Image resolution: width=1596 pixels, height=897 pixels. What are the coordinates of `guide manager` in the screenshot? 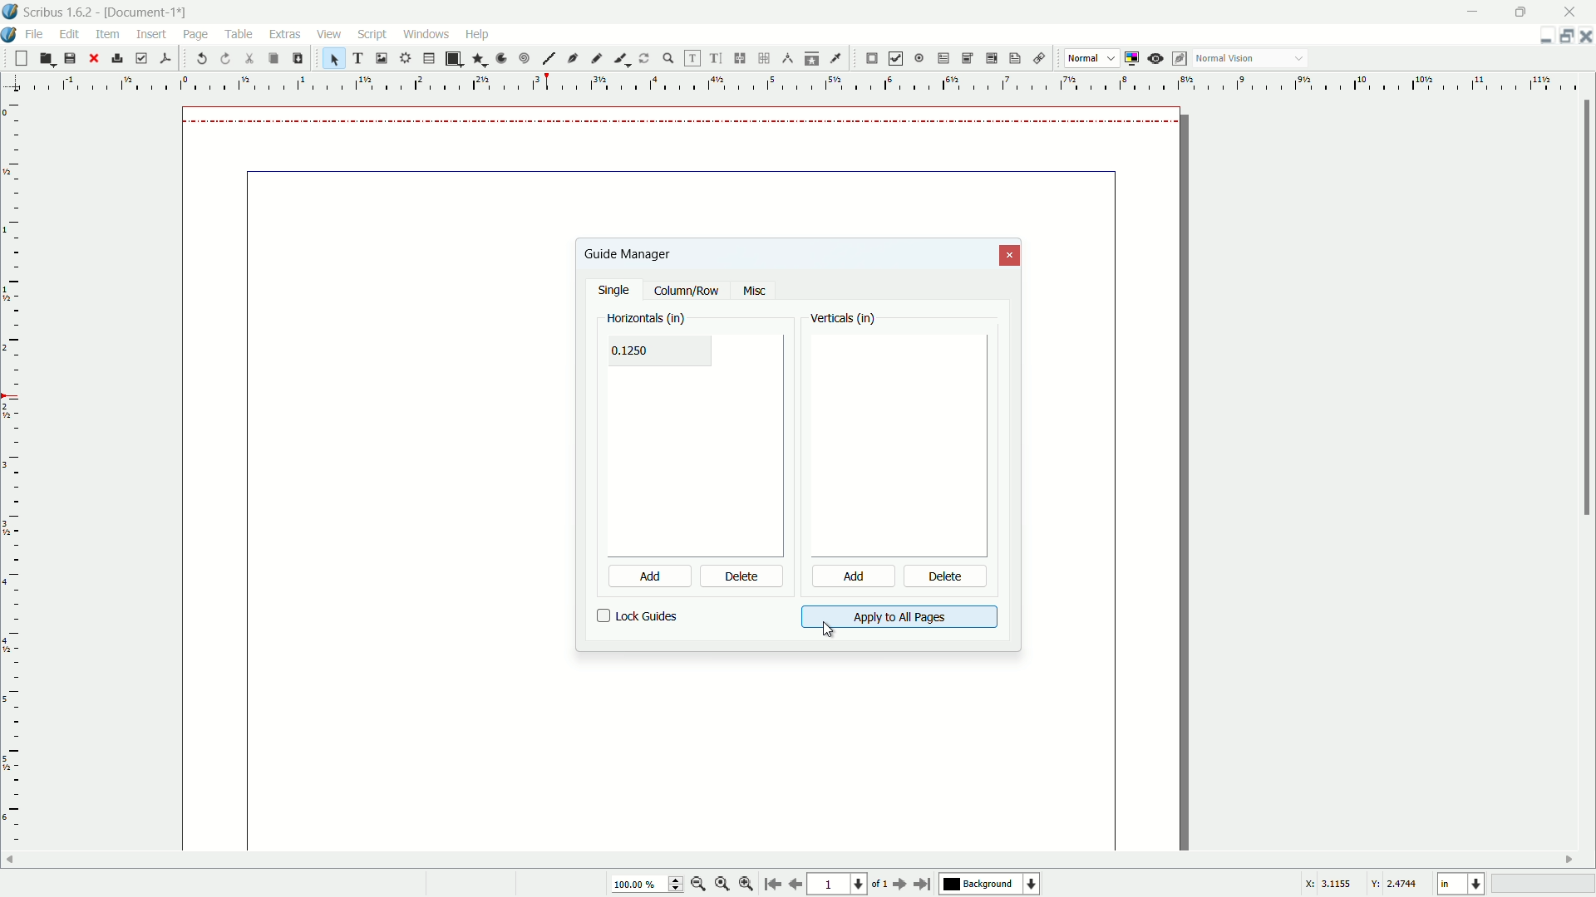 It's located at (1540, 37).